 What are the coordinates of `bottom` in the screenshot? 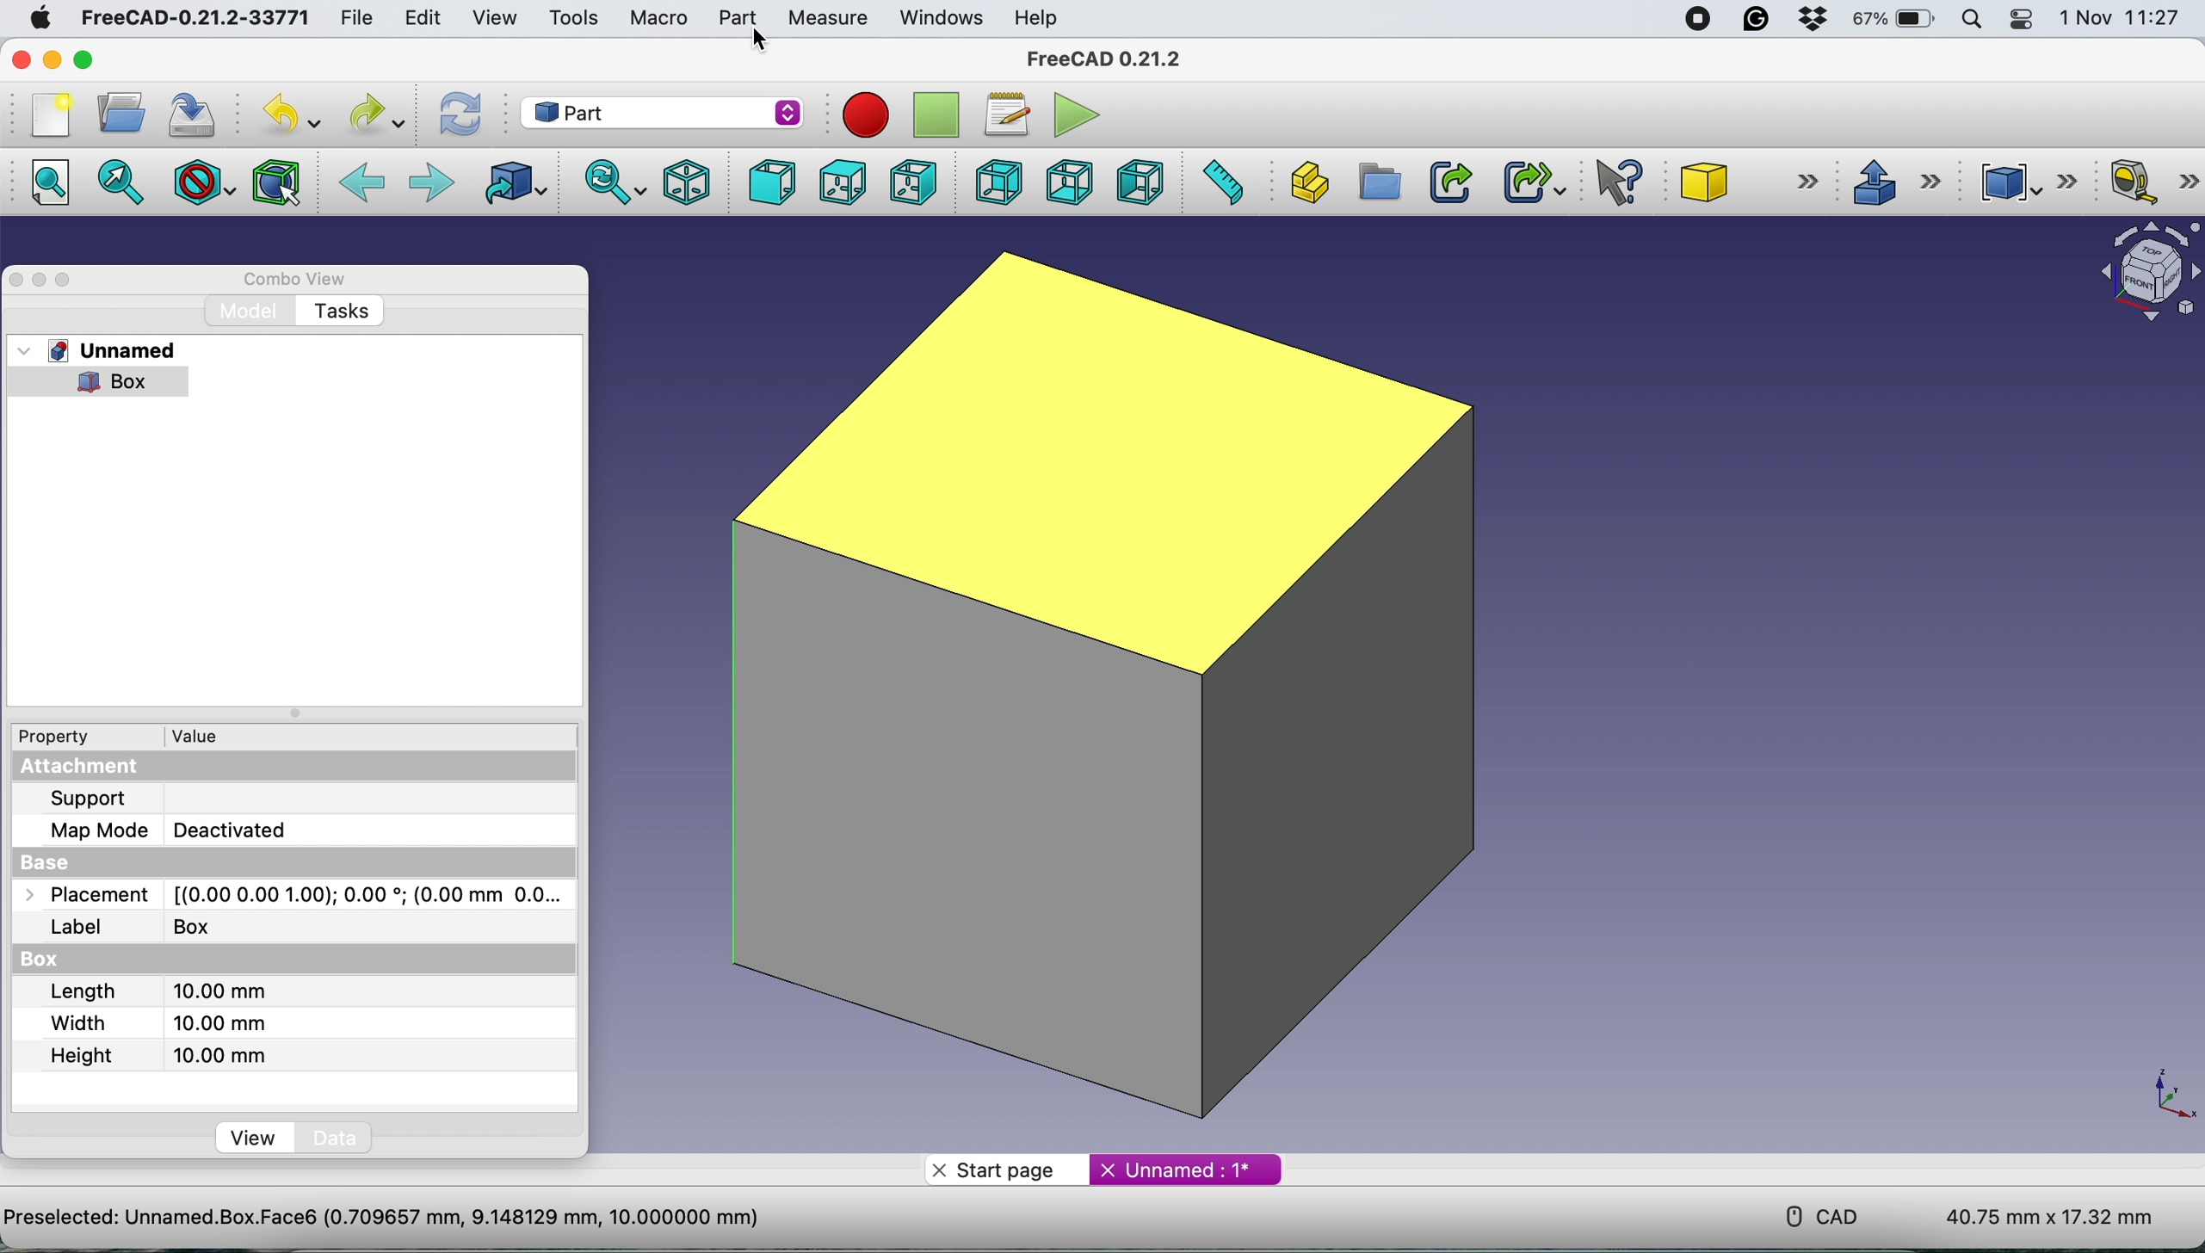 It's located at (1072, 179).